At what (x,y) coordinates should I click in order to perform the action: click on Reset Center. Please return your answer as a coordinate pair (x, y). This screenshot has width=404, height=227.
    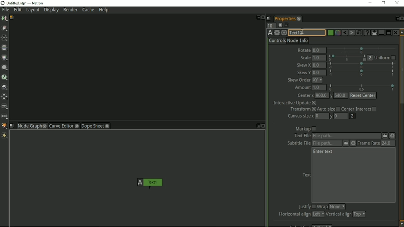
    Looking at the image, I should click on (363, 96).